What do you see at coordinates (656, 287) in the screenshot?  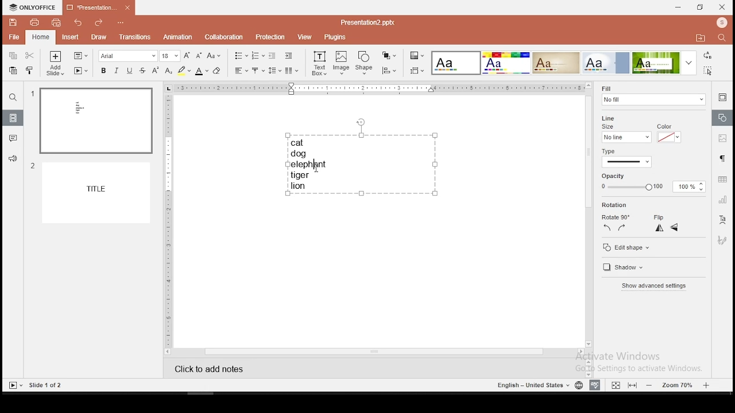 I see `Shadow` at bounding box center [656, 287].